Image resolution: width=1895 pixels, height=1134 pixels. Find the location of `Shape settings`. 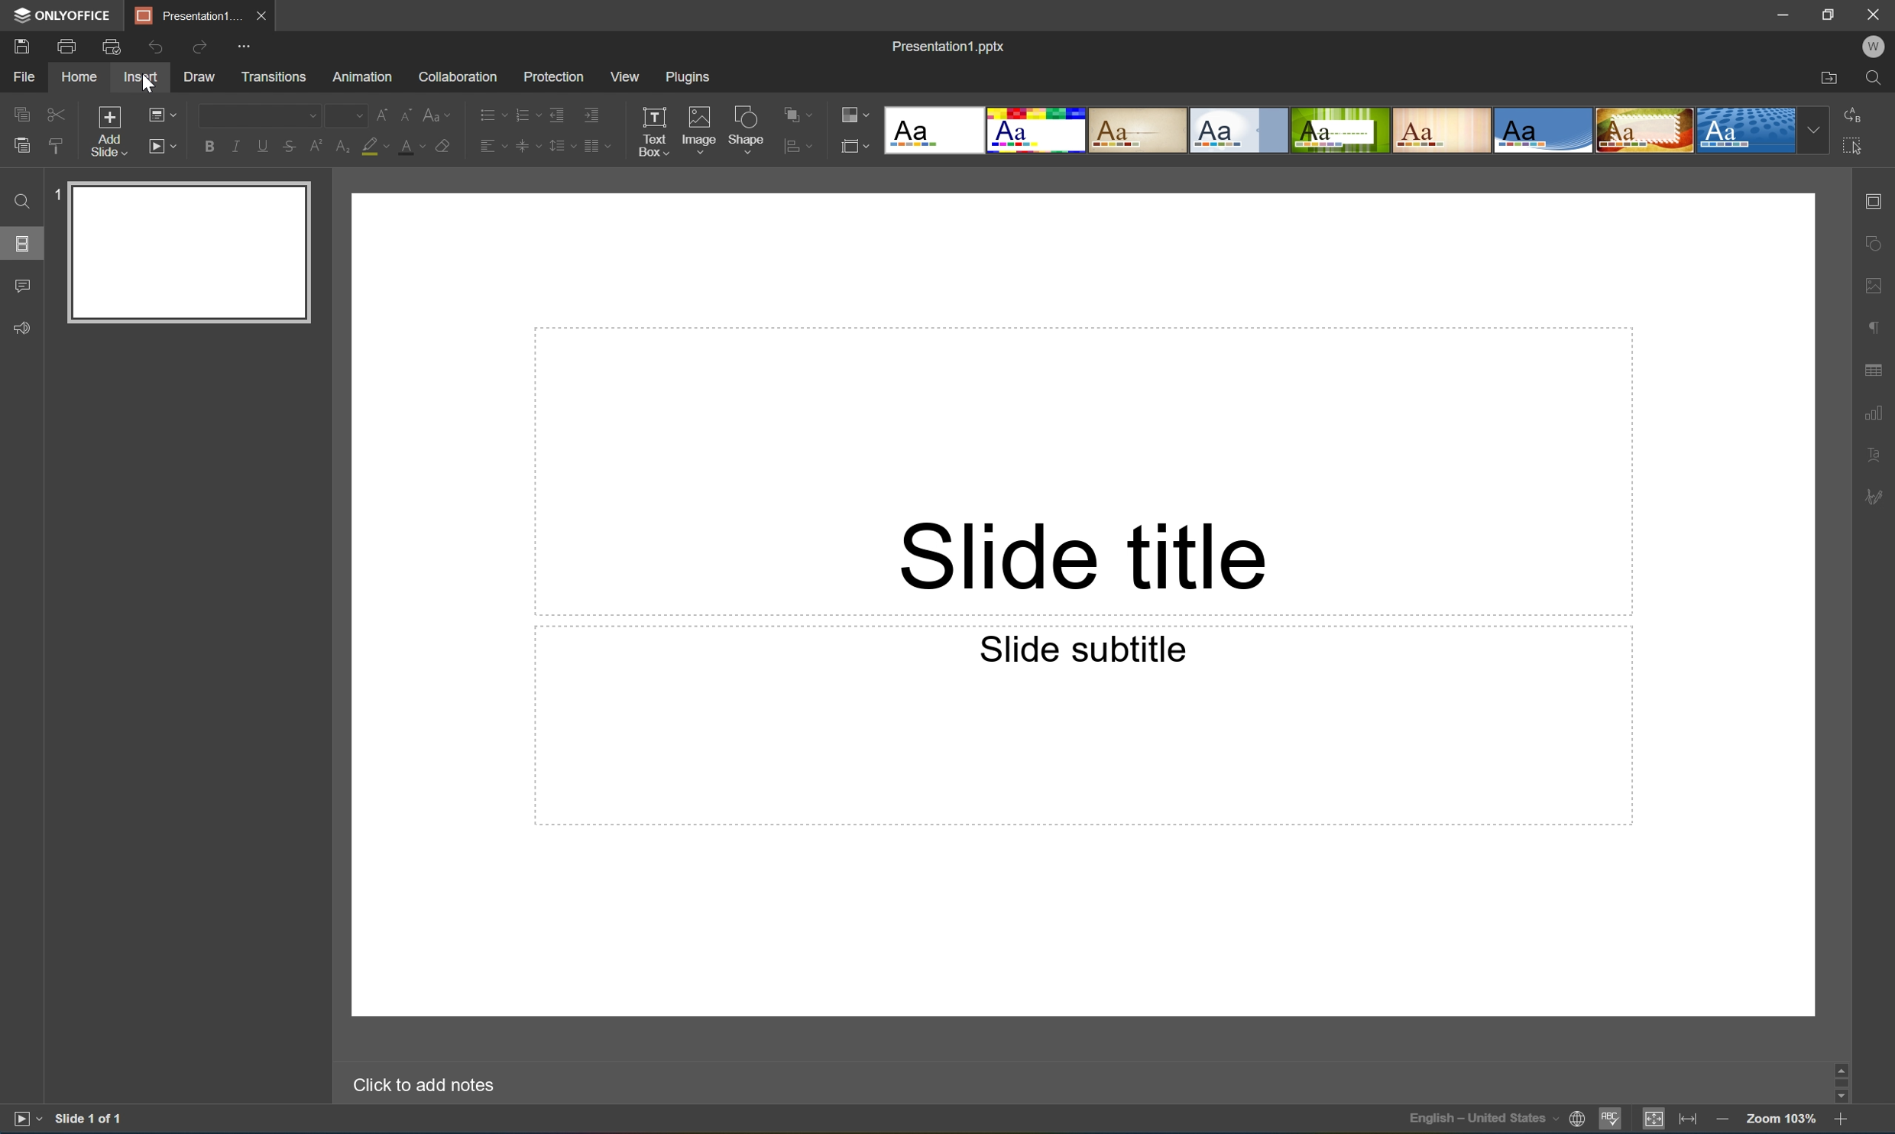

Shape settings is located at coordinates (1880, 242).